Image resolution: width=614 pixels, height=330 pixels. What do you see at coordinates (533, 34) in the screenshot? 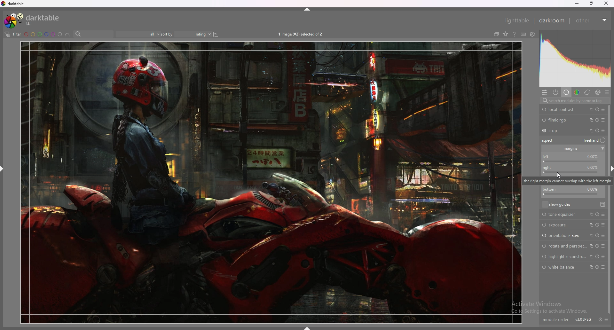
I see `see global preferences` at bounding box center [533, 34].